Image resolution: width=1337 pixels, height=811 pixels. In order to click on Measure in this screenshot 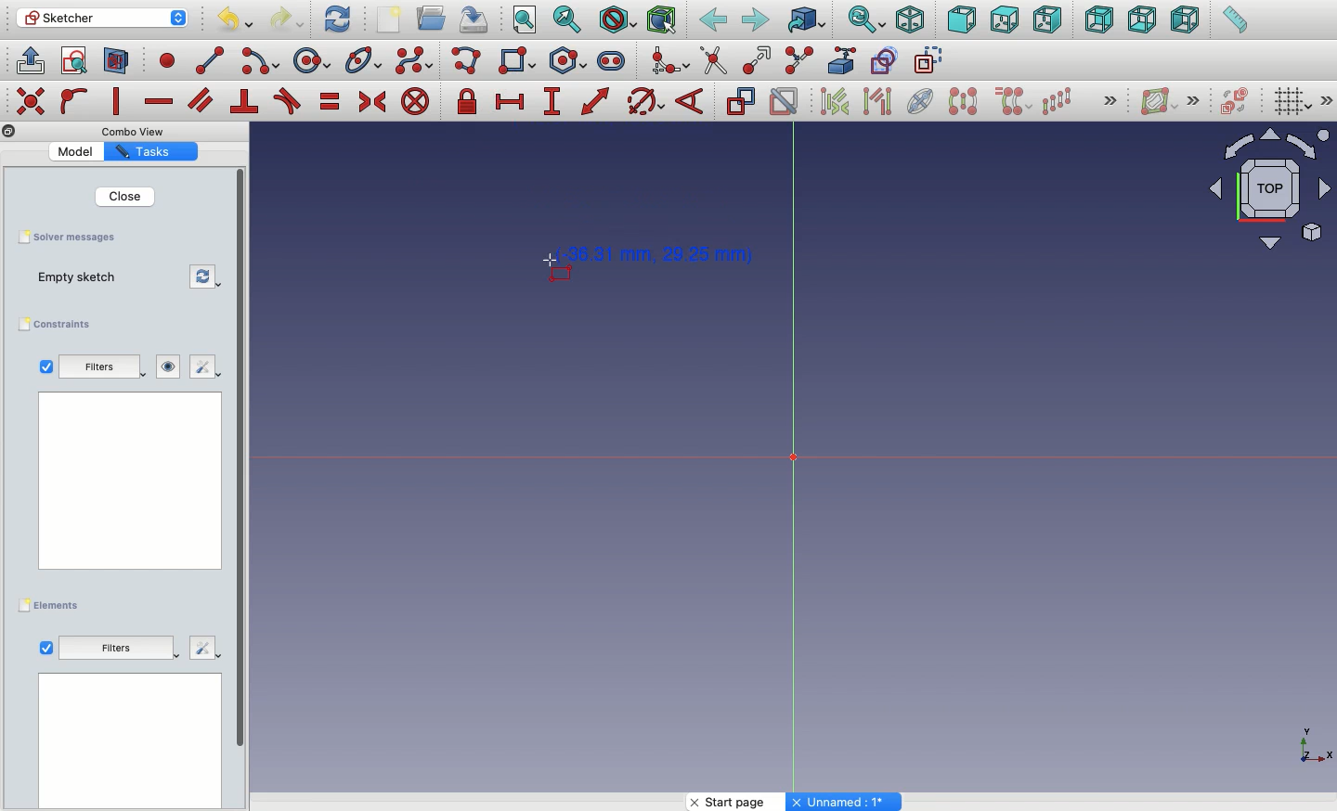, I will do `click(1234, 21)`.